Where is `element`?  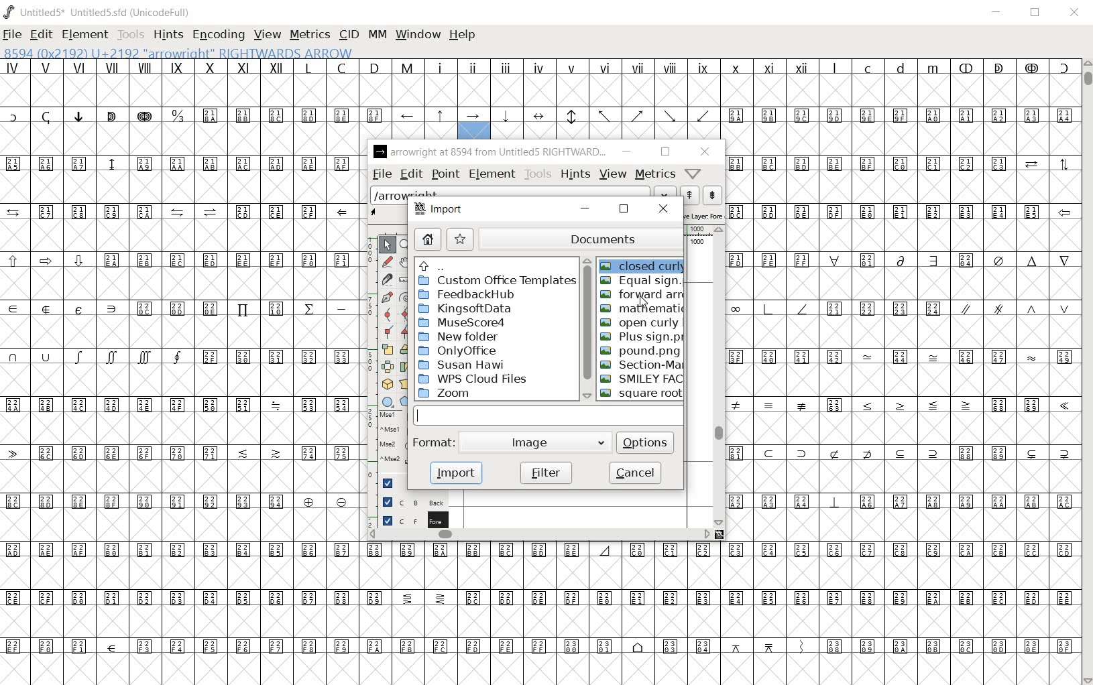 element is located at coordinates (492, 174).